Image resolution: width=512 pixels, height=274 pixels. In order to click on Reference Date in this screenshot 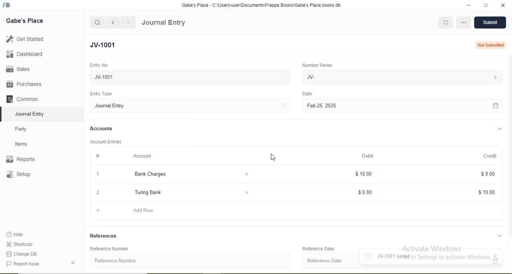, I will do `click(320, 248)`.